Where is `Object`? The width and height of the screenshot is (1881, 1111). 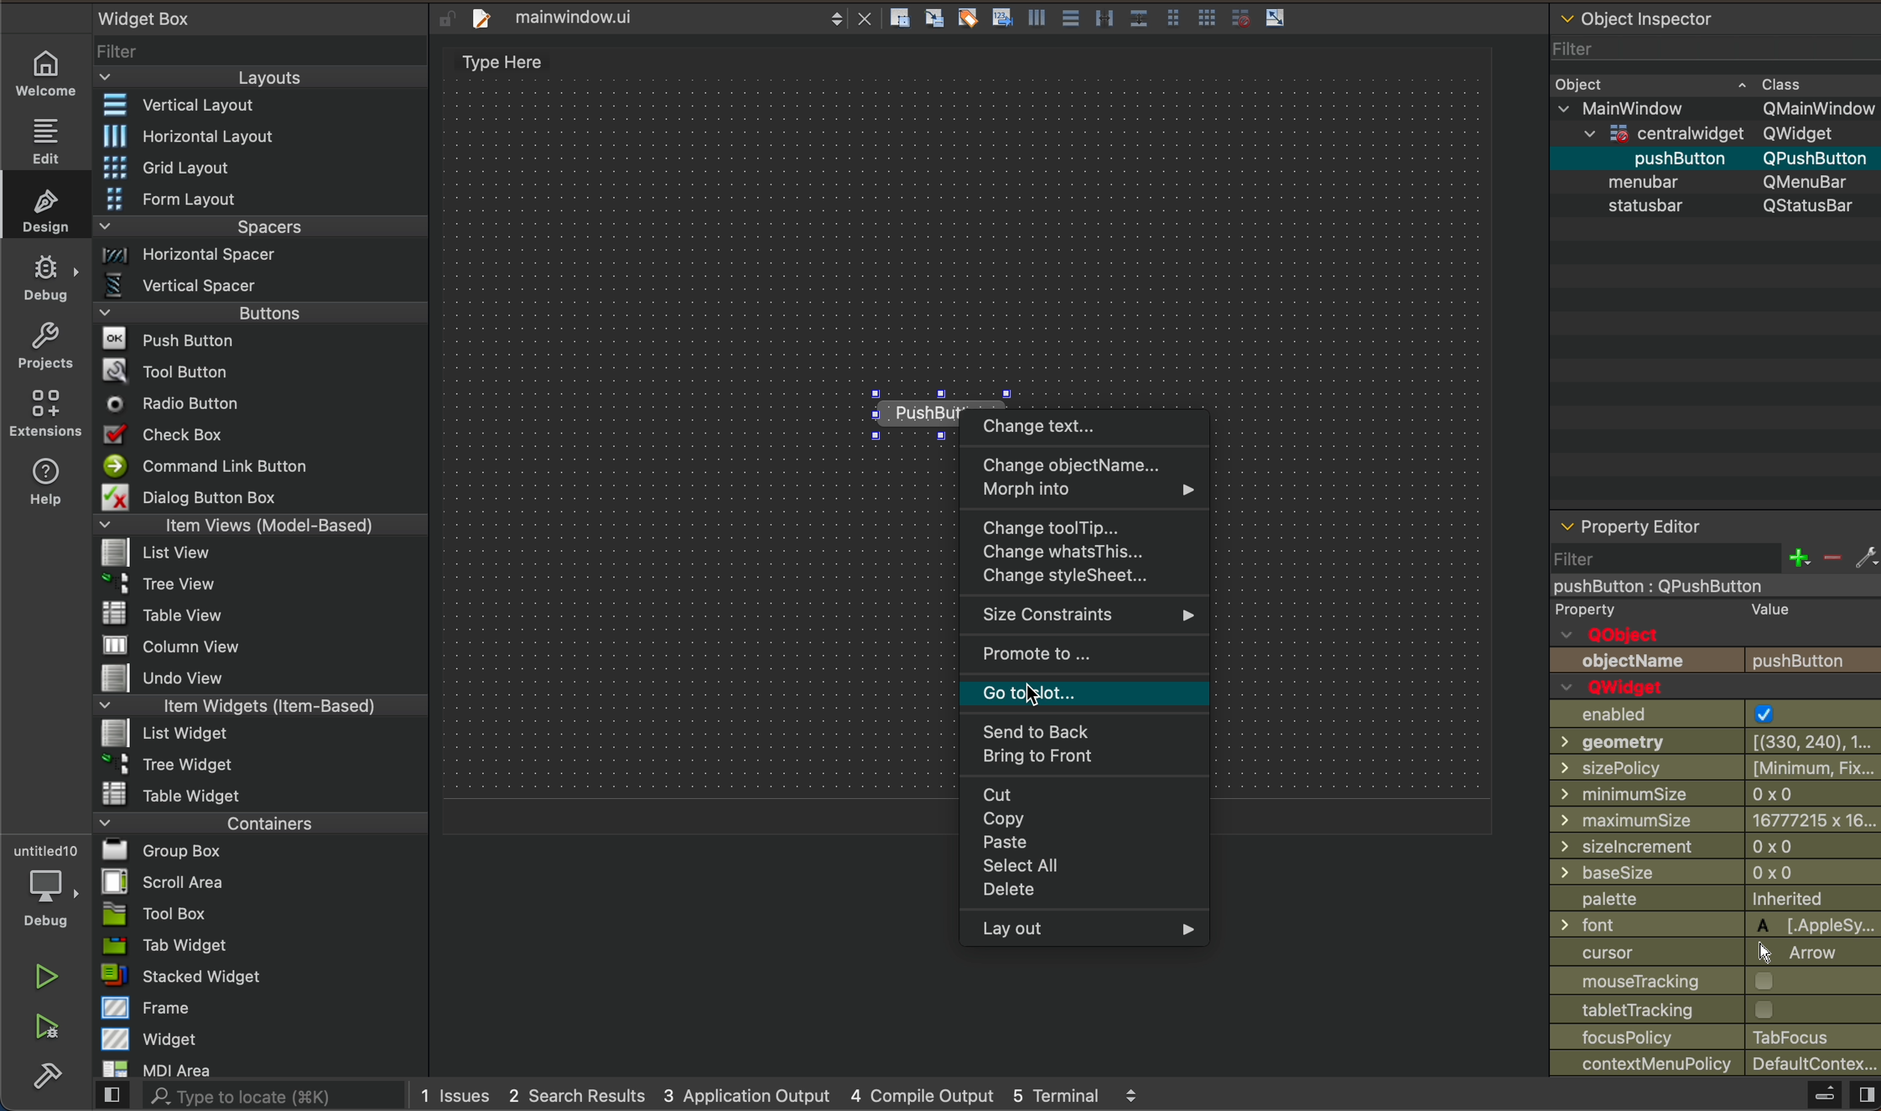 Object is located at coordinates (1582, 85).